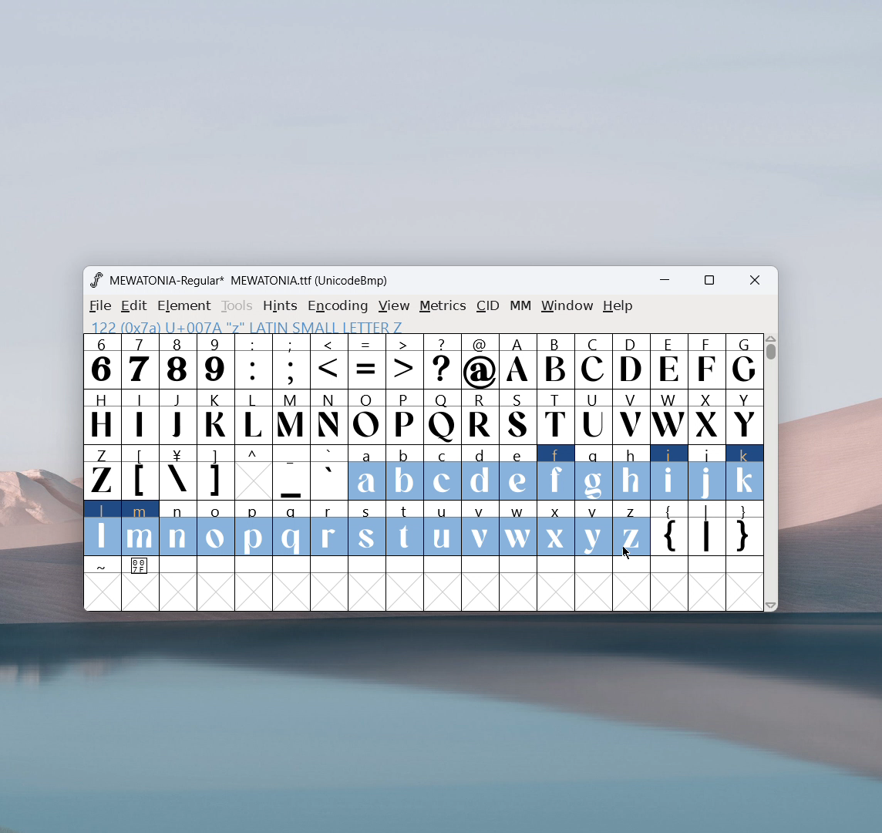  I want to click on window, so click(567, 306).